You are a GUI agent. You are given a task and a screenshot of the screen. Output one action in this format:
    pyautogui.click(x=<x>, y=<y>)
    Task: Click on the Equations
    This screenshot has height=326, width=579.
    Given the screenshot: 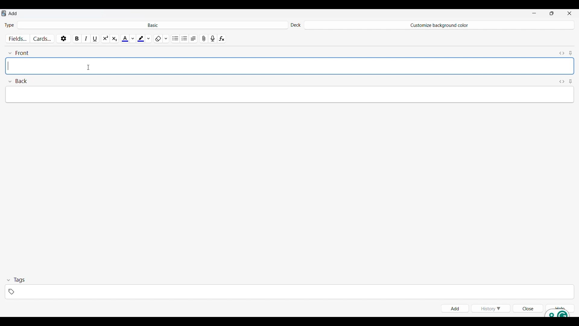 What is the action you would take?
    pyautogui.click(x=222, y=38)
    